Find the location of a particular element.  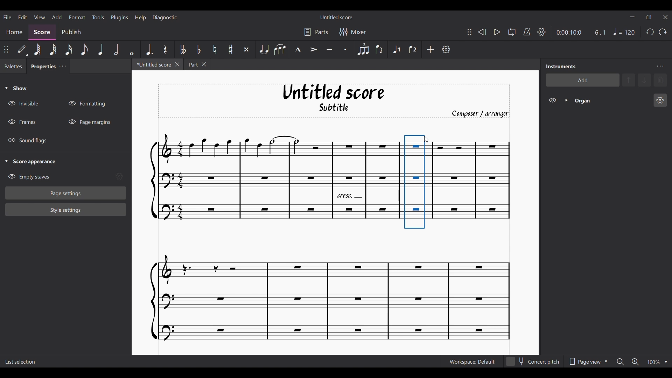

Toggle for Concert pitch is located at coordinates (532, 362).